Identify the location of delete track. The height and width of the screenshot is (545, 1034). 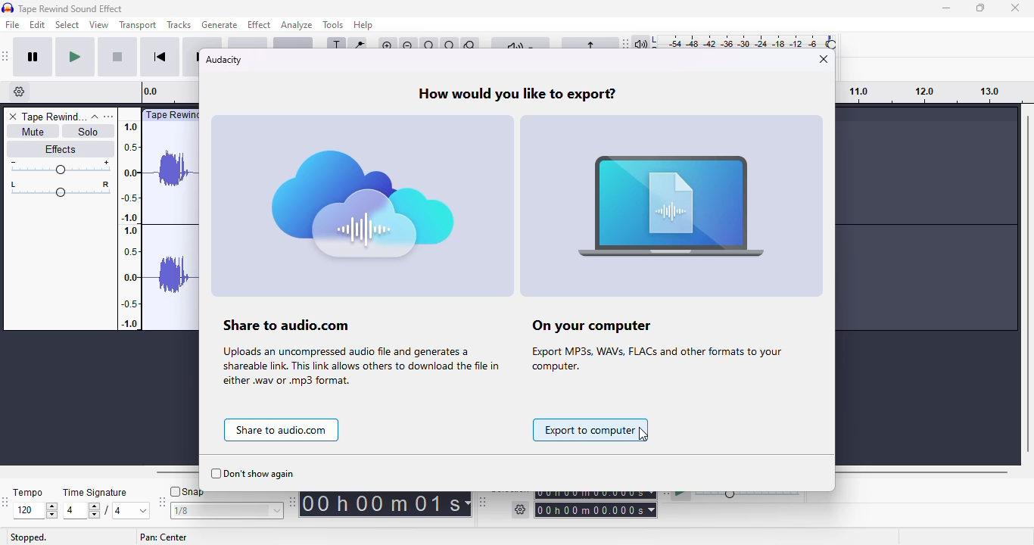
(11, 117).